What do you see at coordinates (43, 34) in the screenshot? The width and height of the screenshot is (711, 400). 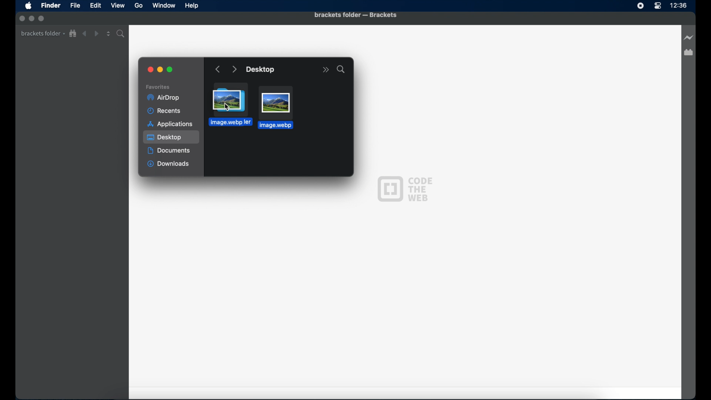 I see `brackets folder` at bounding box center [43, 34].